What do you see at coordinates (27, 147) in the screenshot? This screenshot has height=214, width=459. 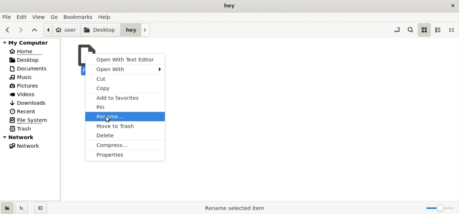 I see `network` at bounding box center [27, 147].